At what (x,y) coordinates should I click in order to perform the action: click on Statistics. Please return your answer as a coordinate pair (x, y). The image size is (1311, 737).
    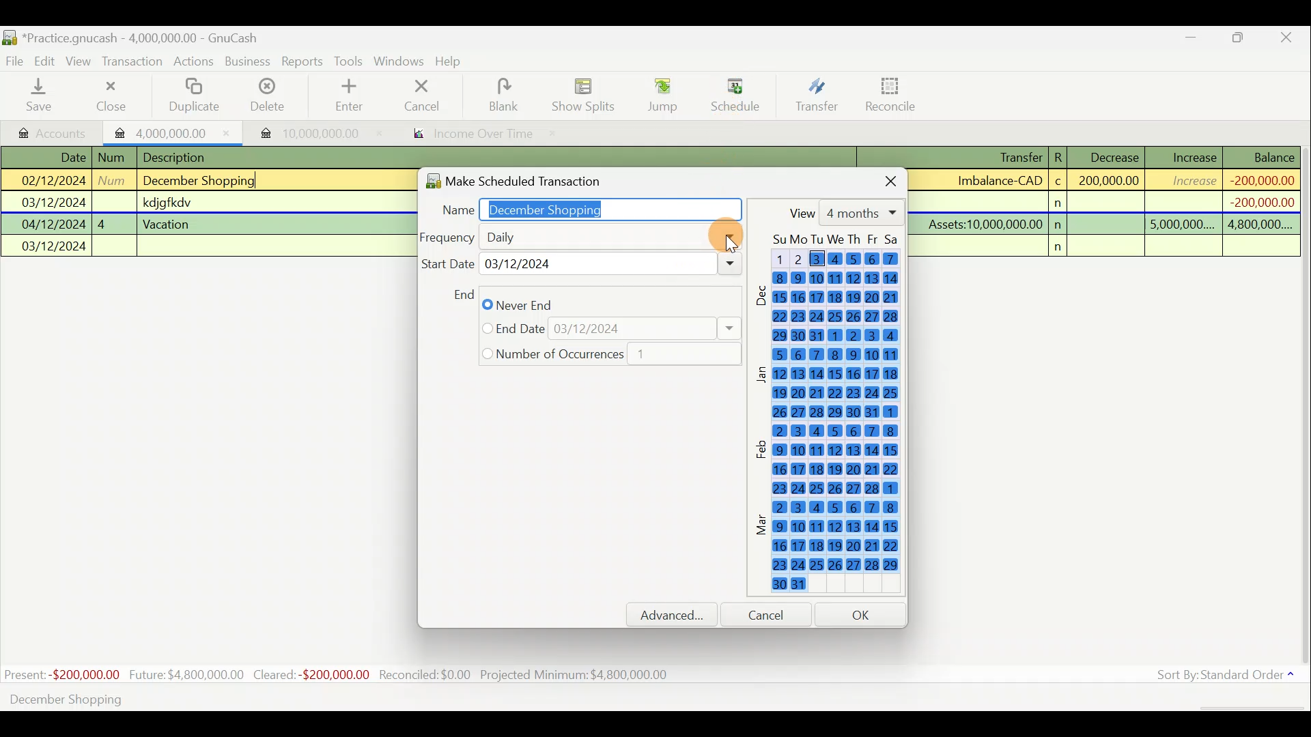
    Looking at the image, I should click on (339, 675).